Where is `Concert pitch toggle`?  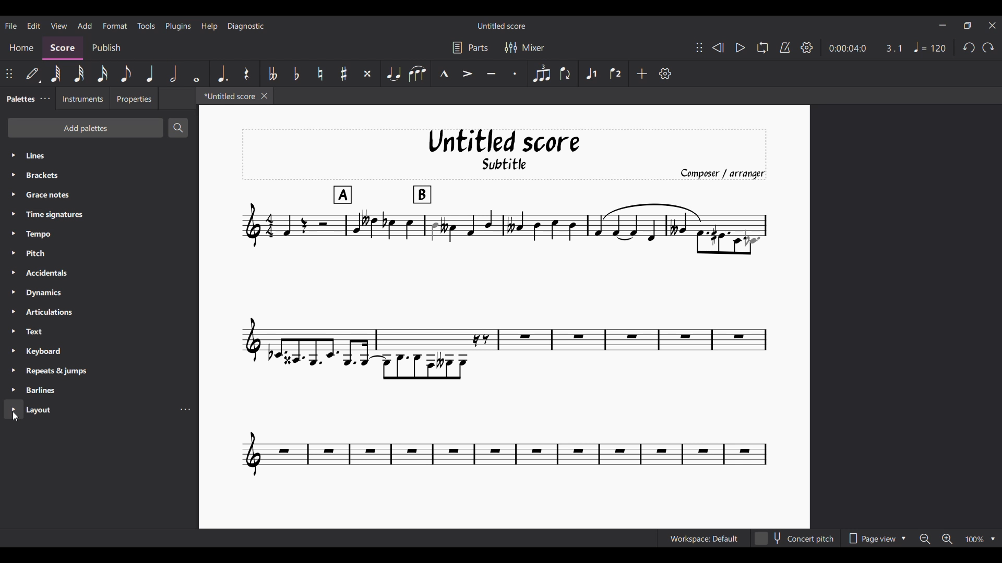
Concert pitch toggle is located at coordinates (795, 538).